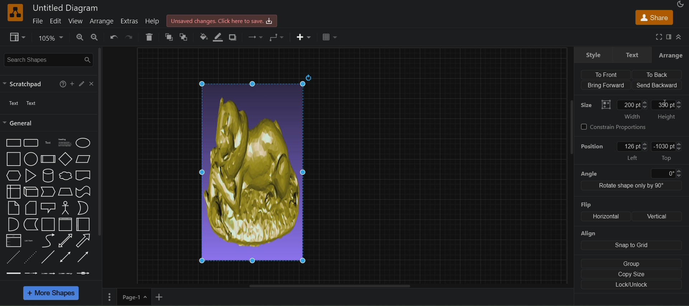 The image size is (689, 306). I want to click on angle 0 degree, so click(630, 172).